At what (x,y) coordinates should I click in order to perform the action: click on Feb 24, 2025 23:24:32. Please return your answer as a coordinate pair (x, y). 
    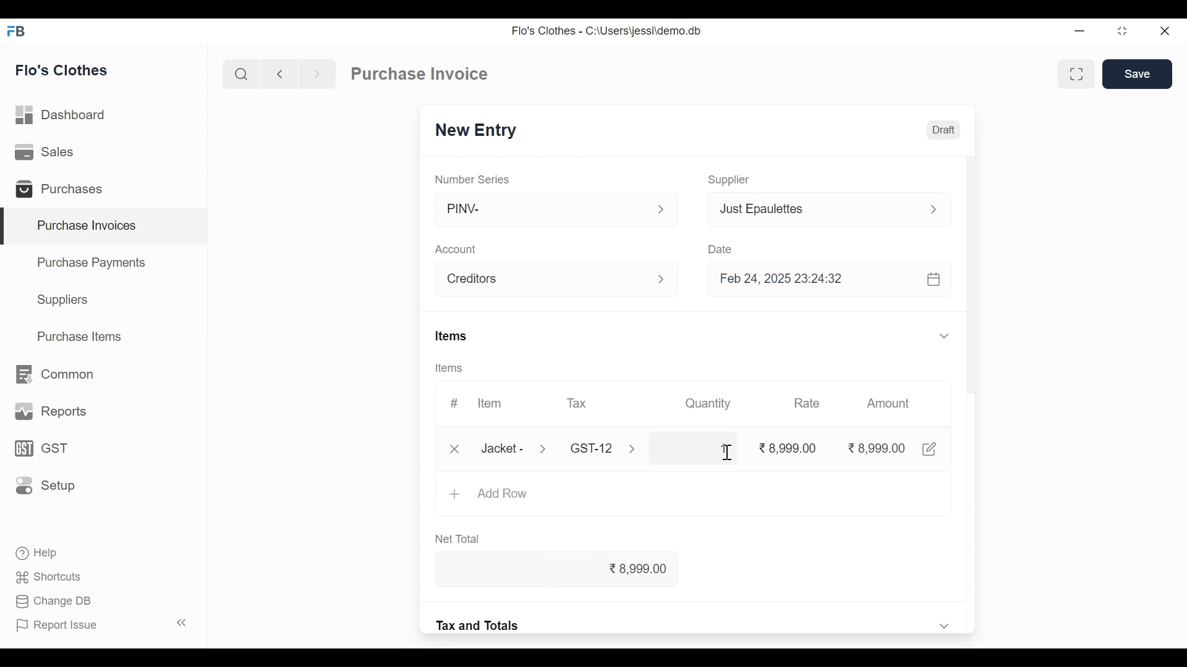
    Looking at the image, I should click on (832, 280).